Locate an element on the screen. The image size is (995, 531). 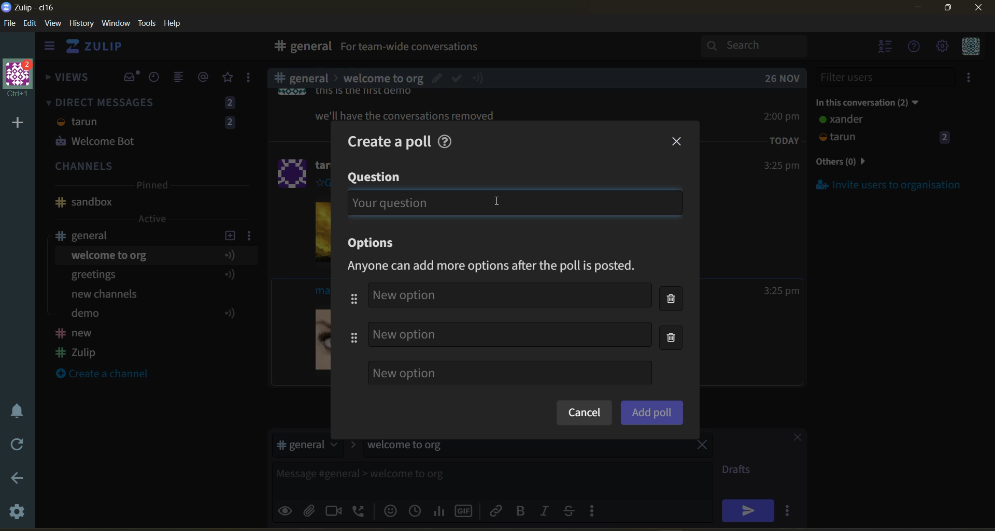
Overview of your conversations with unread messages is located at coordinates (458, 48).